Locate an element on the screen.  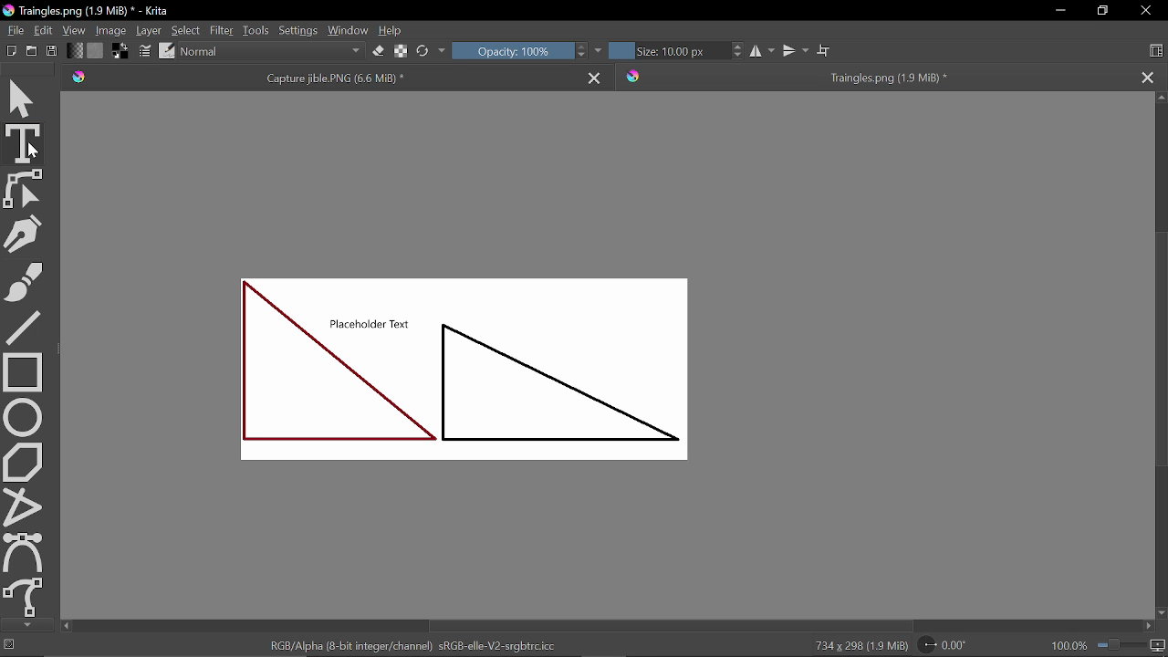
New document is located at coordinates (9, 49).